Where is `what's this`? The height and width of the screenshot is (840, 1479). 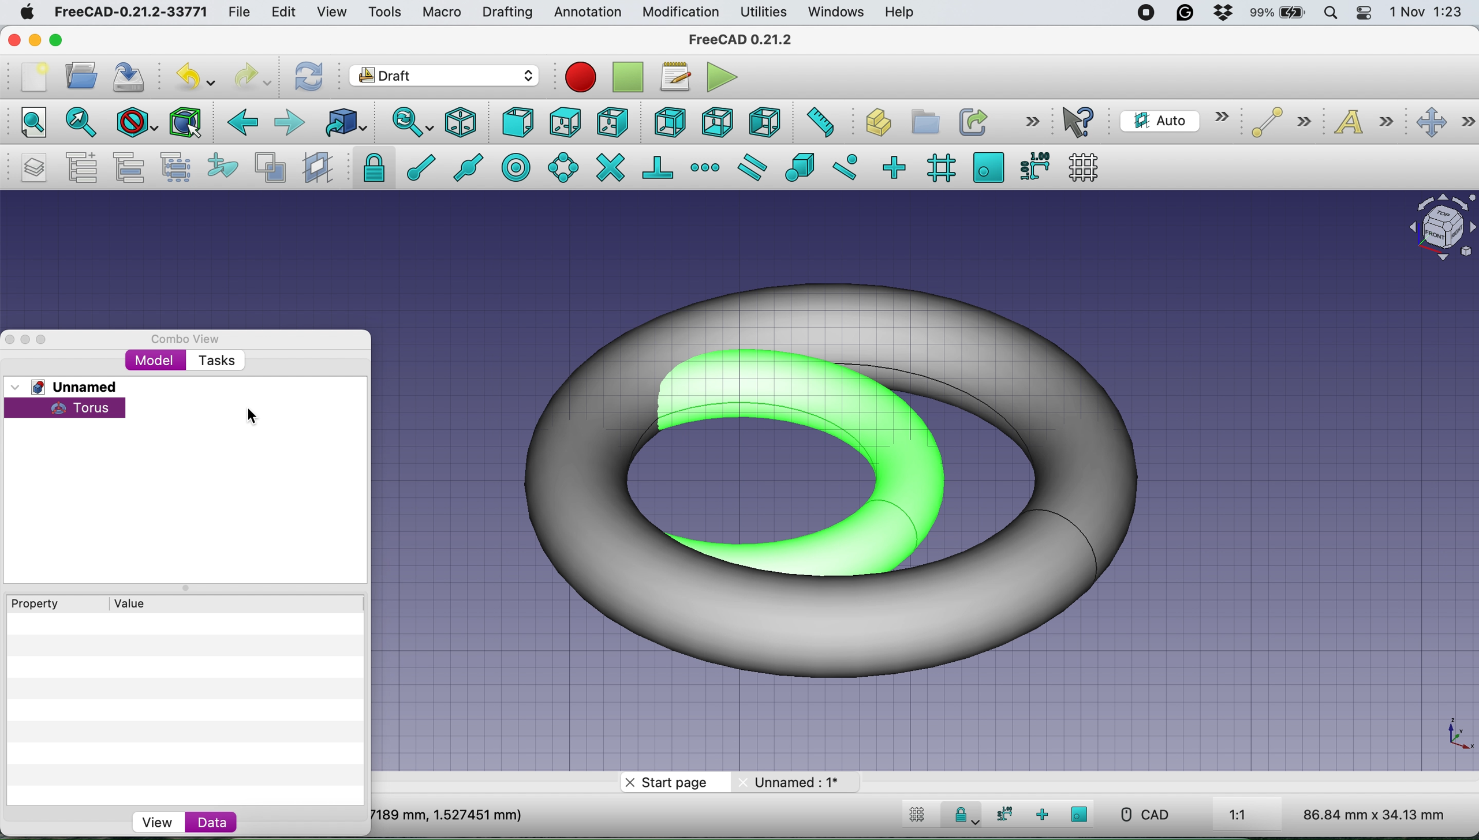
what's this is located at coordinates (1082, 122).